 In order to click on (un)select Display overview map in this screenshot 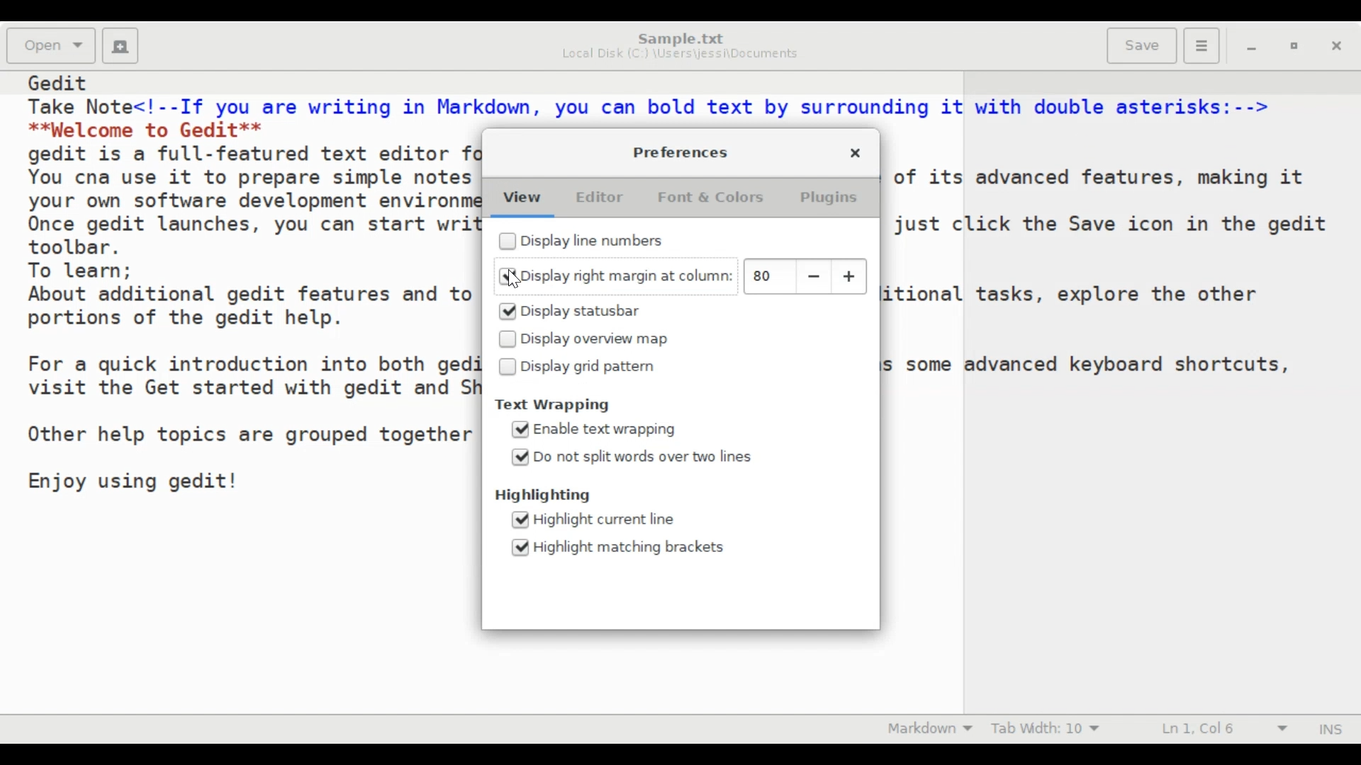, I will do `click(586, 339)`.